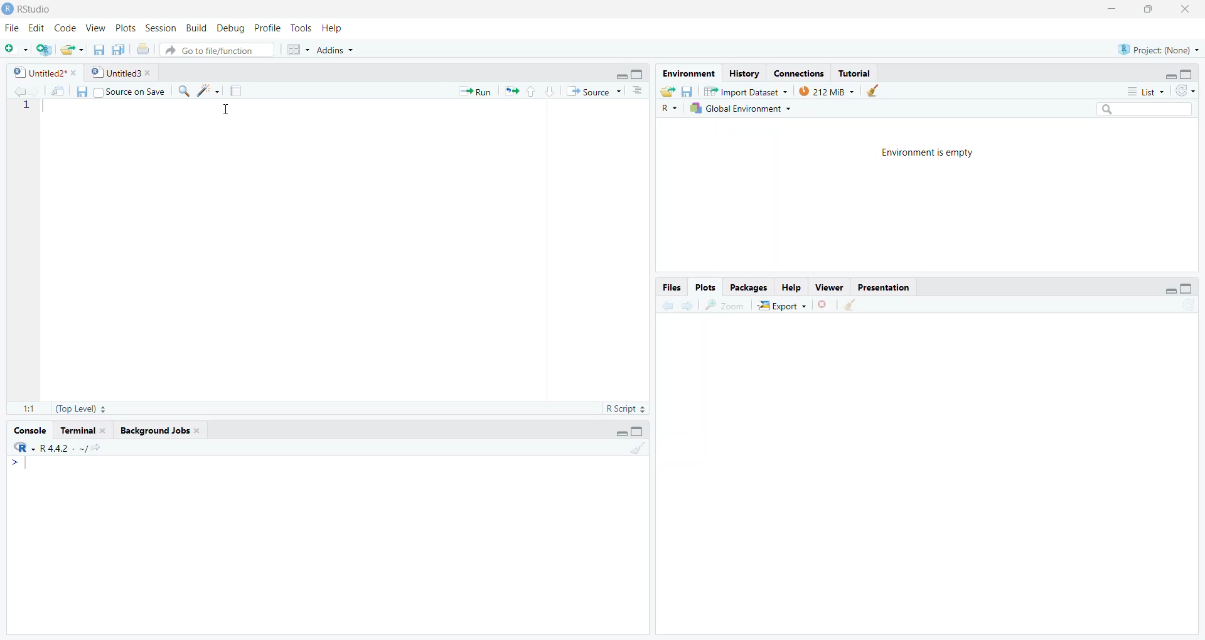  I want to click on save current documents, so click(98, 51).